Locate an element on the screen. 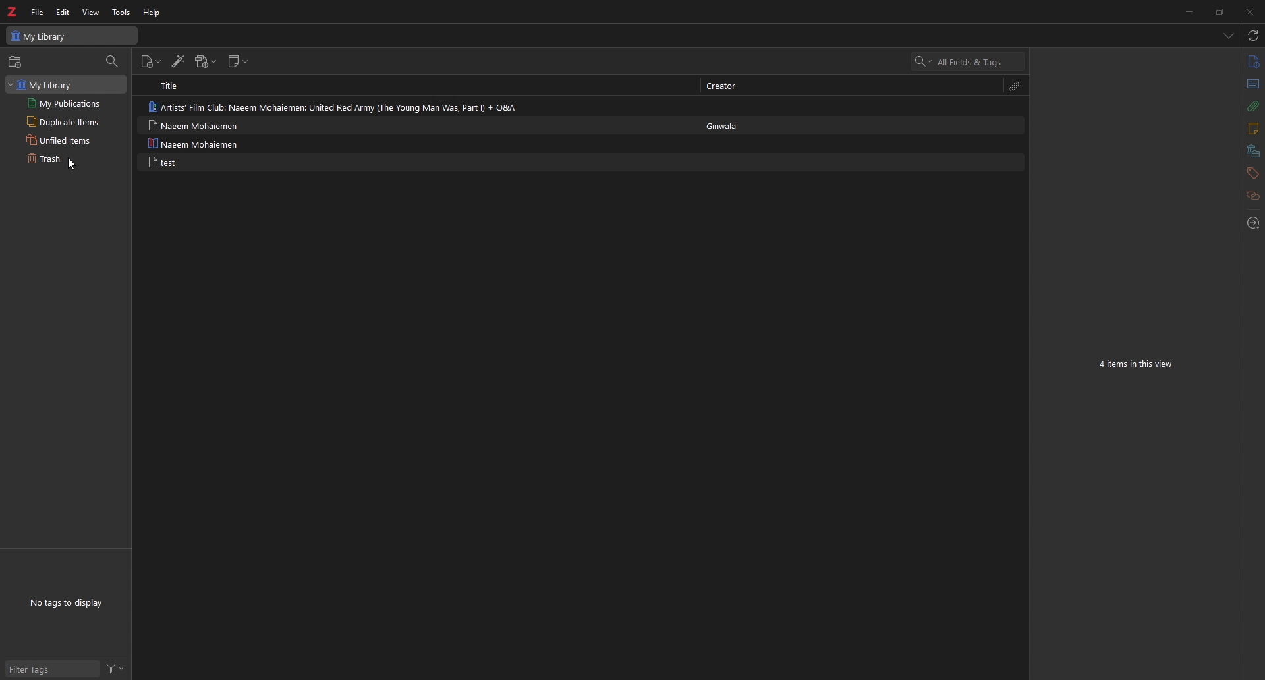 This screenshot has width=1265, height=680. search bar is located at coordinates (969, 62).